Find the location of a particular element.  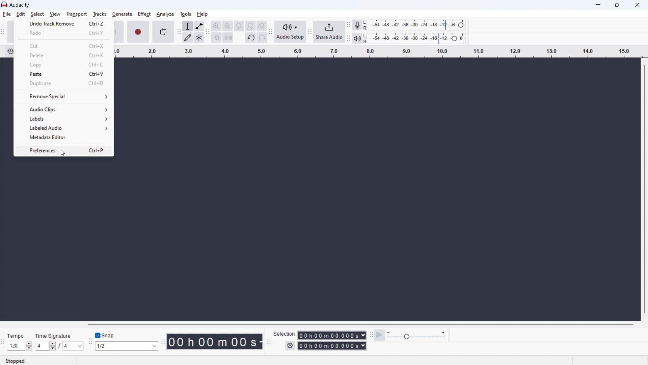

fit selection to width is located at coordinates (239, 26).